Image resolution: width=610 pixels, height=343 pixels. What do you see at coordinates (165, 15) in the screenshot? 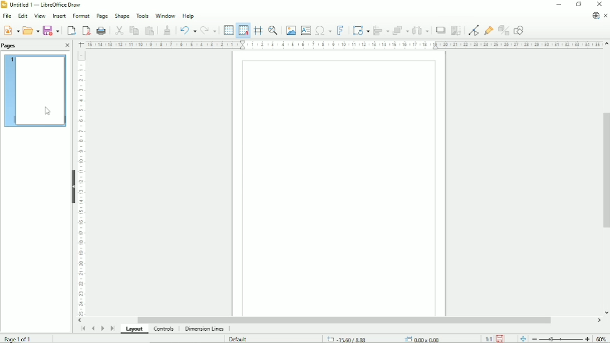
I see `Window` at bounding box center [165, 15].